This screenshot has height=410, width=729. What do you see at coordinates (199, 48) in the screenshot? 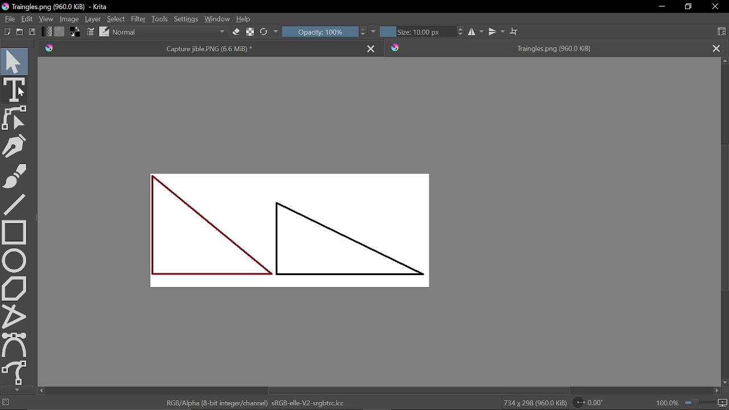
I see `Current tab` at bounding box center [199, 48].